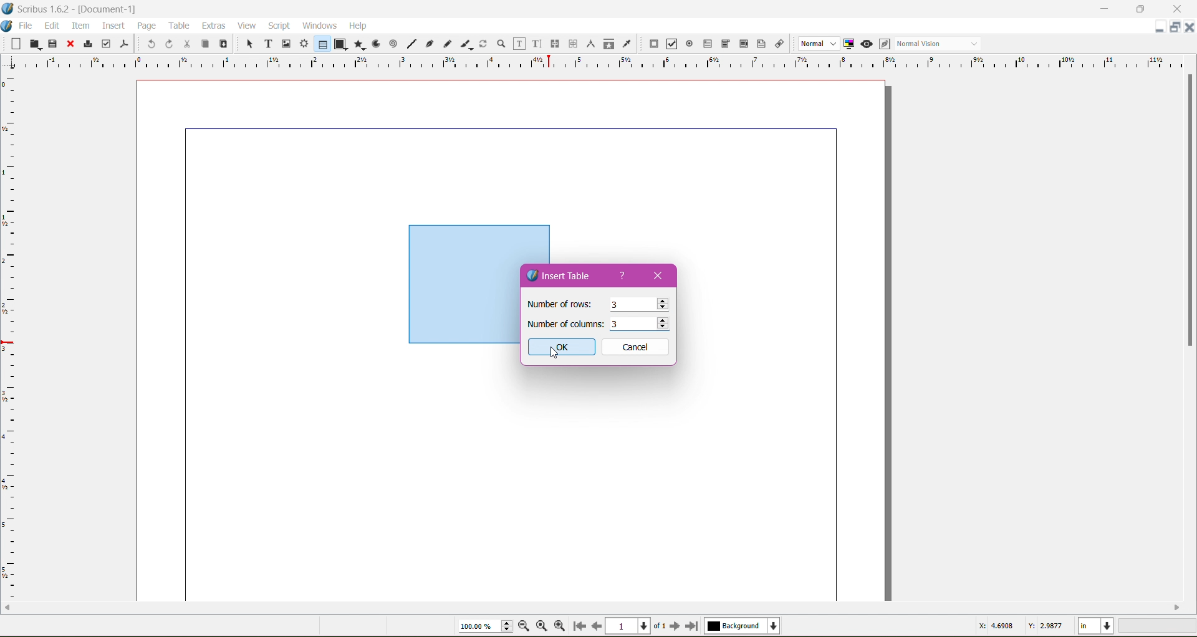 The height and width of the screenshot is (637, 1197). What do you see at coordinates (167, 44) in the screenshot?
I see `Redo` at bounding box center [167, 44].